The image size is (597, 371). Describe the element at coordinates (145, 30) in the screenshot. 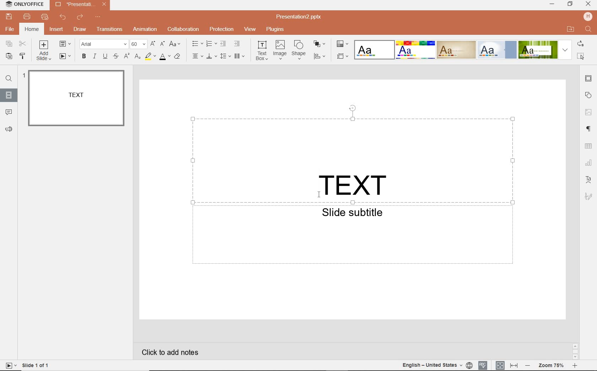

I see `ANIMATION` at that location.